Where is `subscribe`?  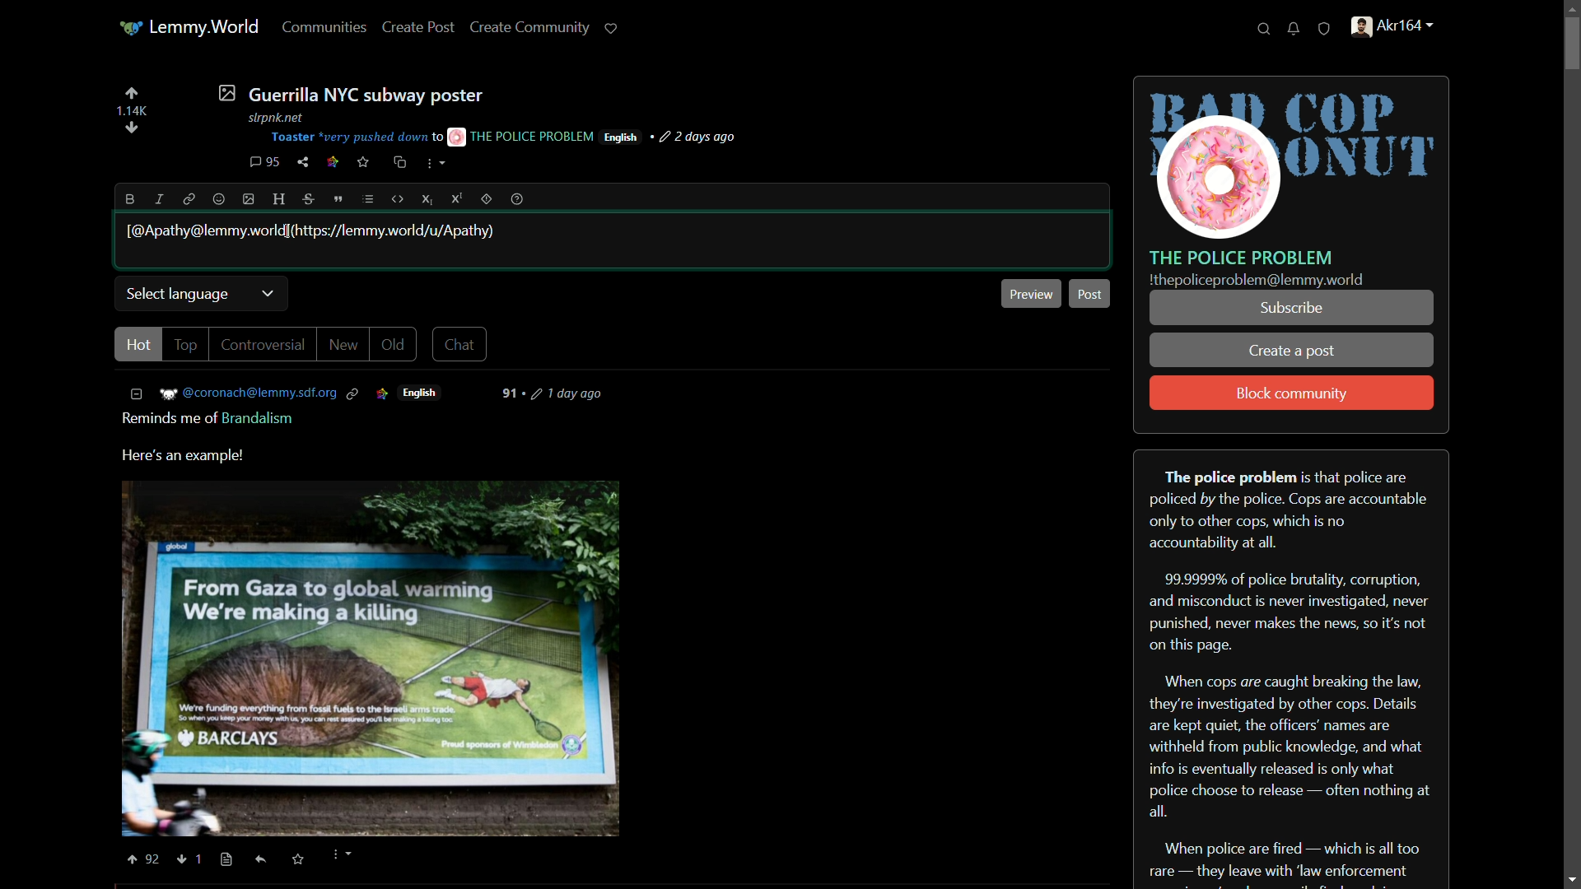
subscribe is located at coordinates (1290, 308).